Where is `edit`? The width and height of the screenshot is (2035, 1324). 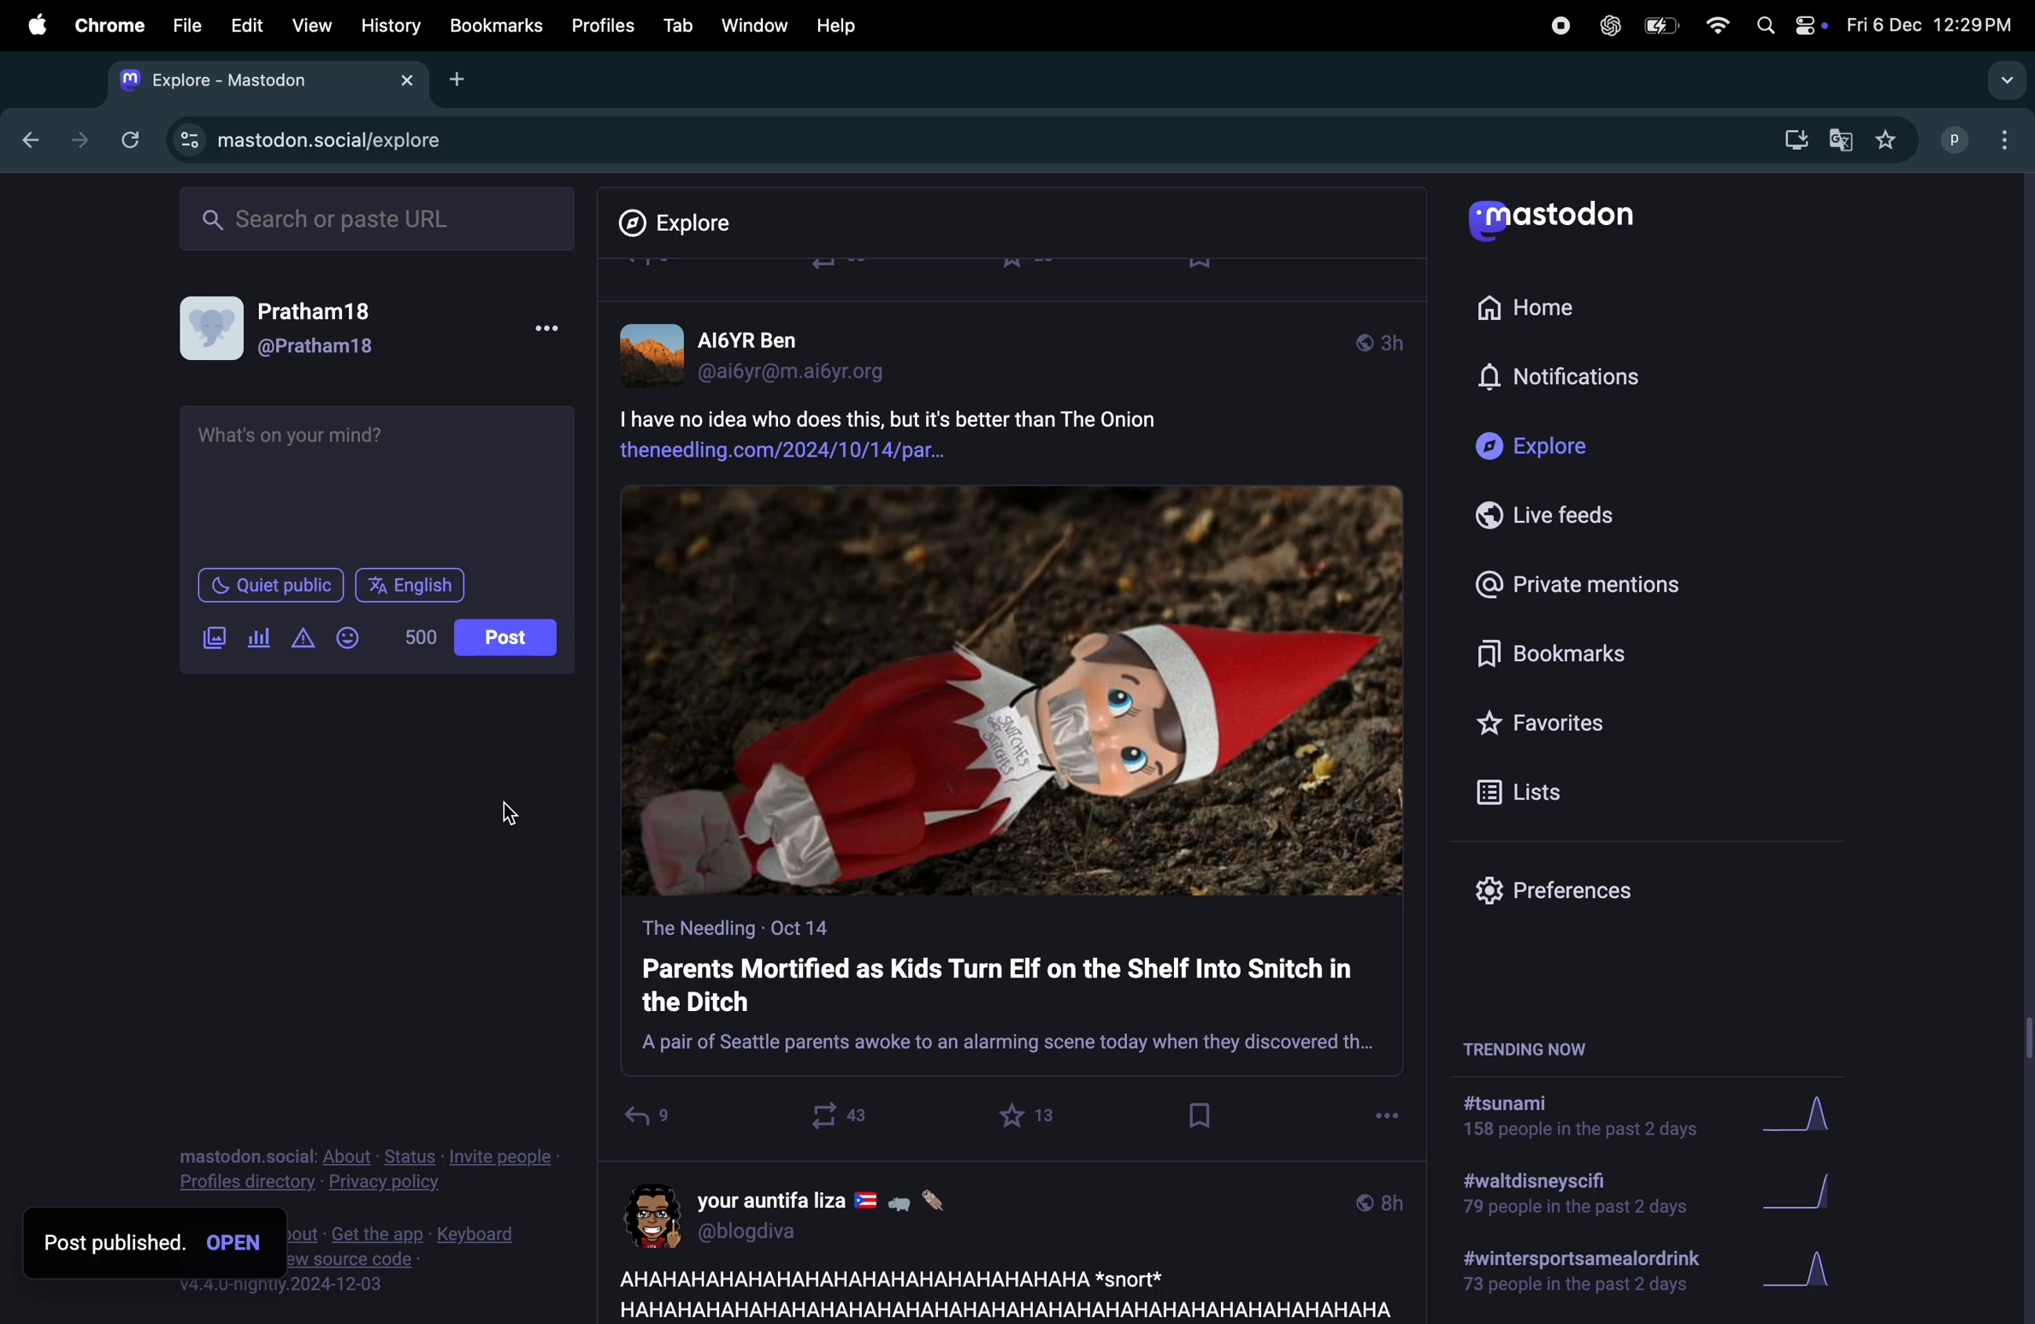 edit is located at coordinates (246, 27).